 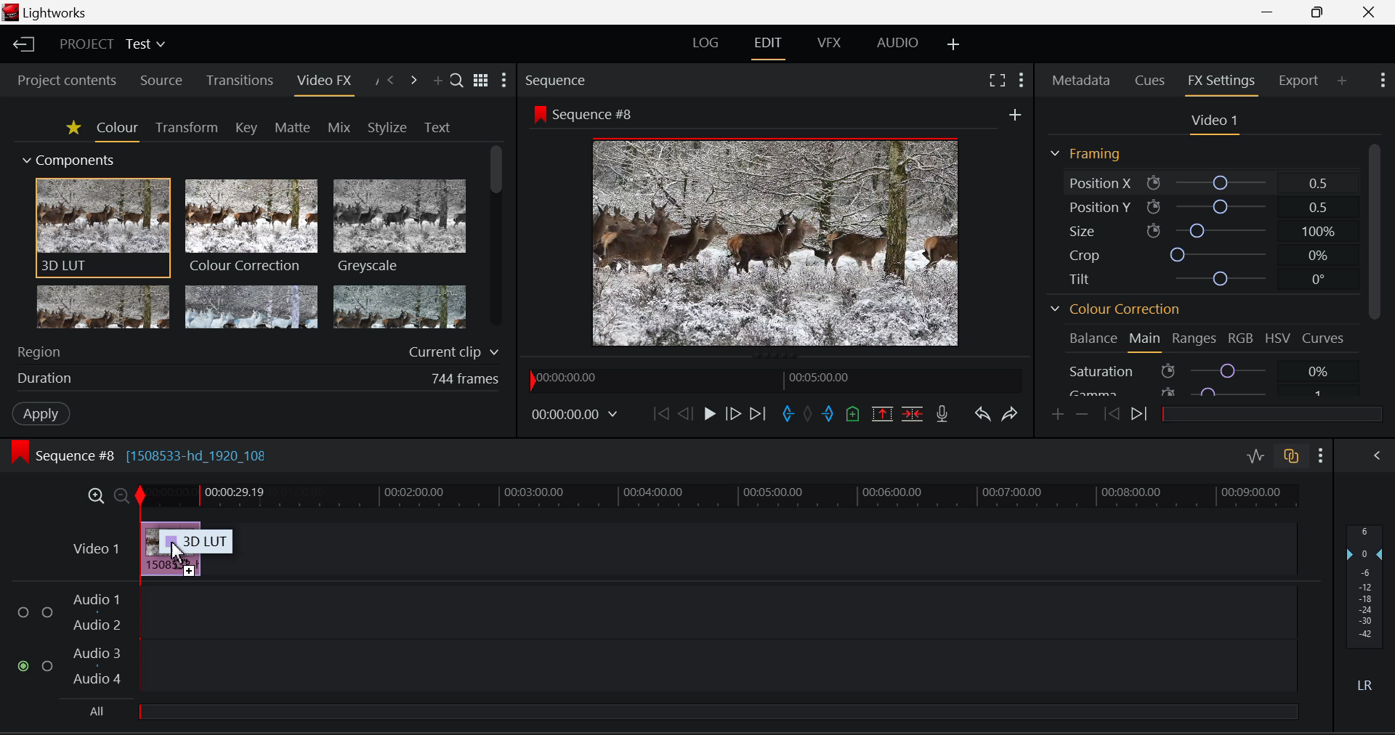 What do you see at coordinates (1322, 338) in the screenshot?
I see `Curves` at bounding box center [1322, 338].